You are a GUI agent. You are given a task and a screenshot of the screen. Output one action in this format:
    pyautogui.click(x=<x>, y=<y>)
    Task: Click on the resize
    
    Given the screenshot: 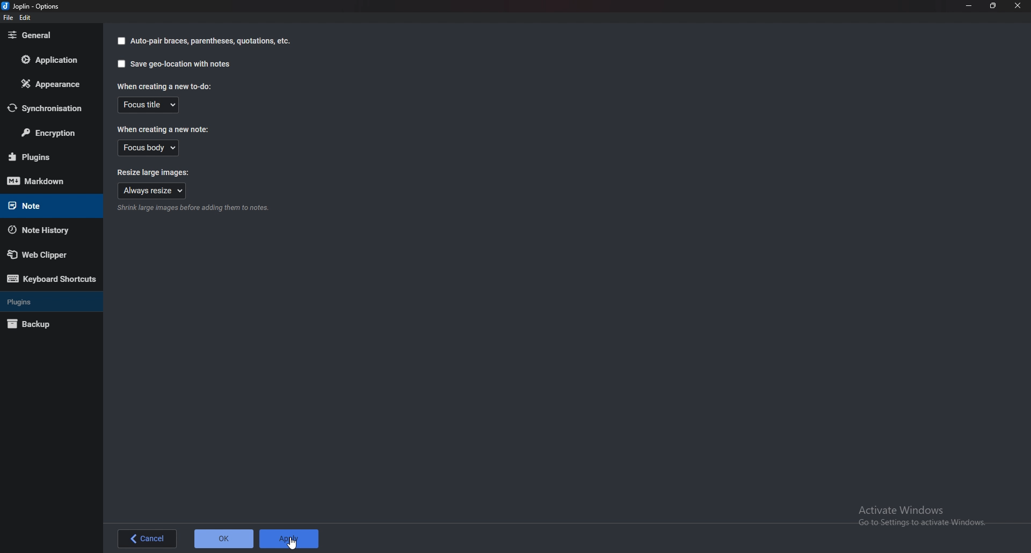 What is the action you would take?
    pyautogui.click(x=993, y=5)
    